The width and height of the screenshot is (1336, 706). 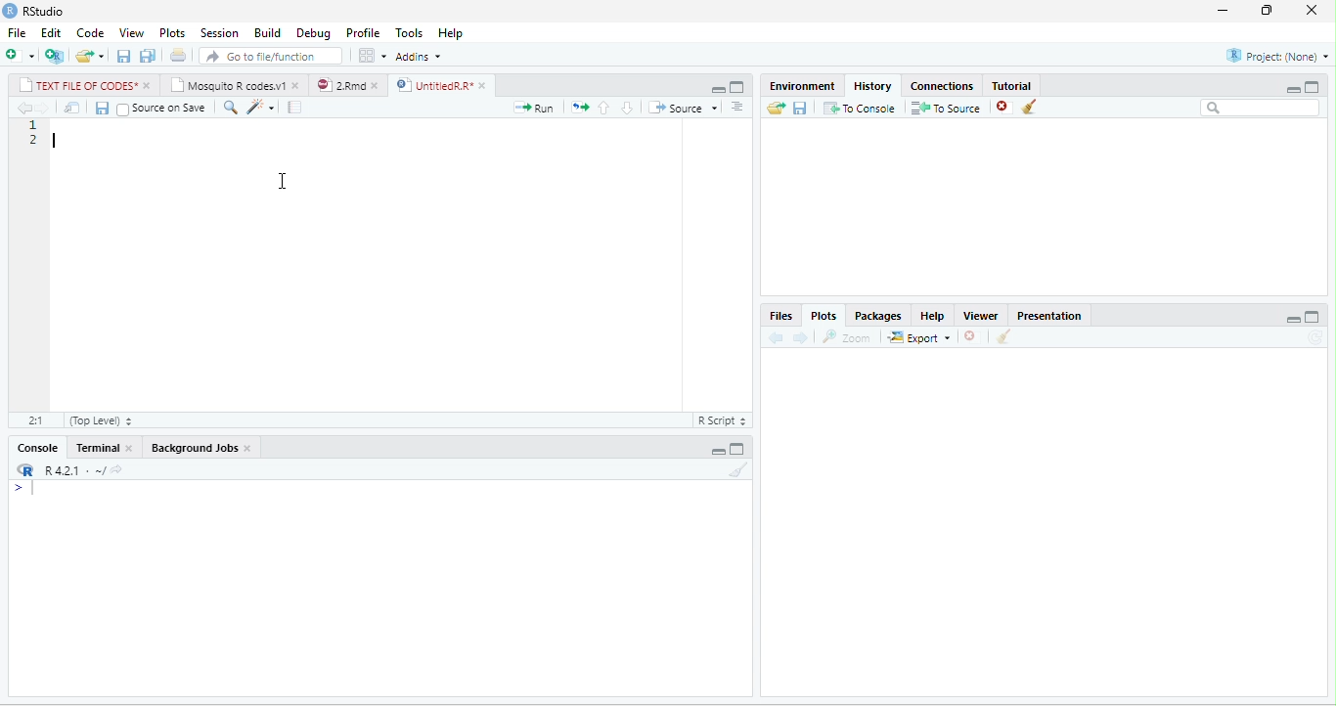 What do you see at coordinates (284, 182) in the screenshot?
I see `cursor` at bounding box center [284, 182].